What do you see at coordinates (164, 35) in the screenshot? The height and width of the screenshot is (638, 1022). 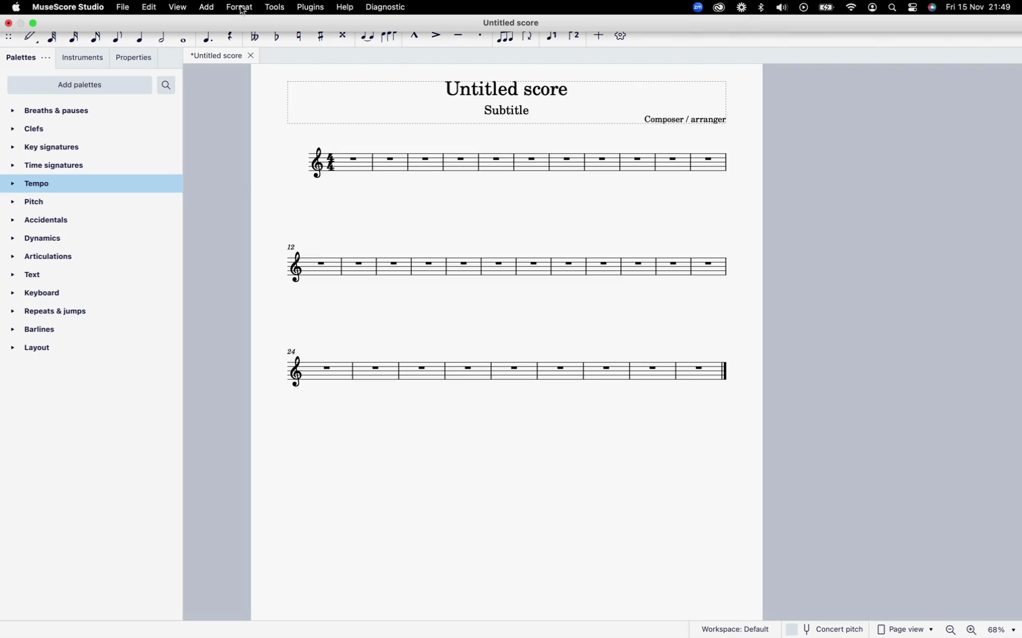 I see `half note` at bounding box center [164, 35].